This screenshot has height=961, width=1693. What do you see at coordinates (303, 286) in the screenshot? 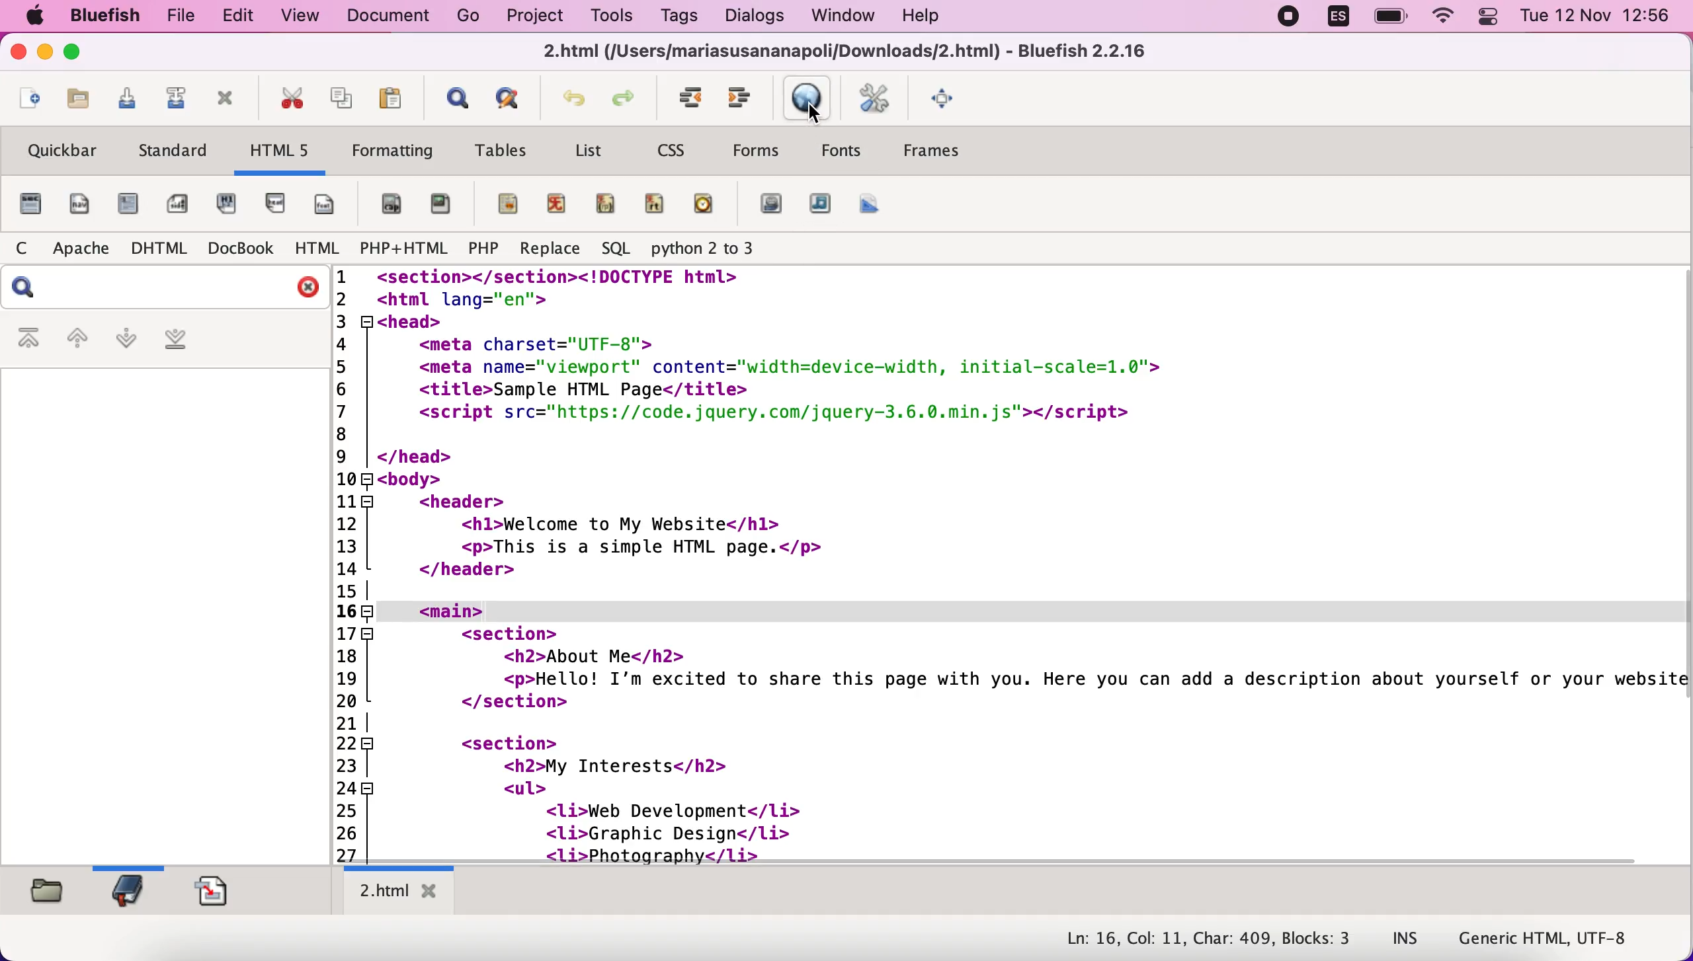
I see `close` at bounding box center [303, 286].